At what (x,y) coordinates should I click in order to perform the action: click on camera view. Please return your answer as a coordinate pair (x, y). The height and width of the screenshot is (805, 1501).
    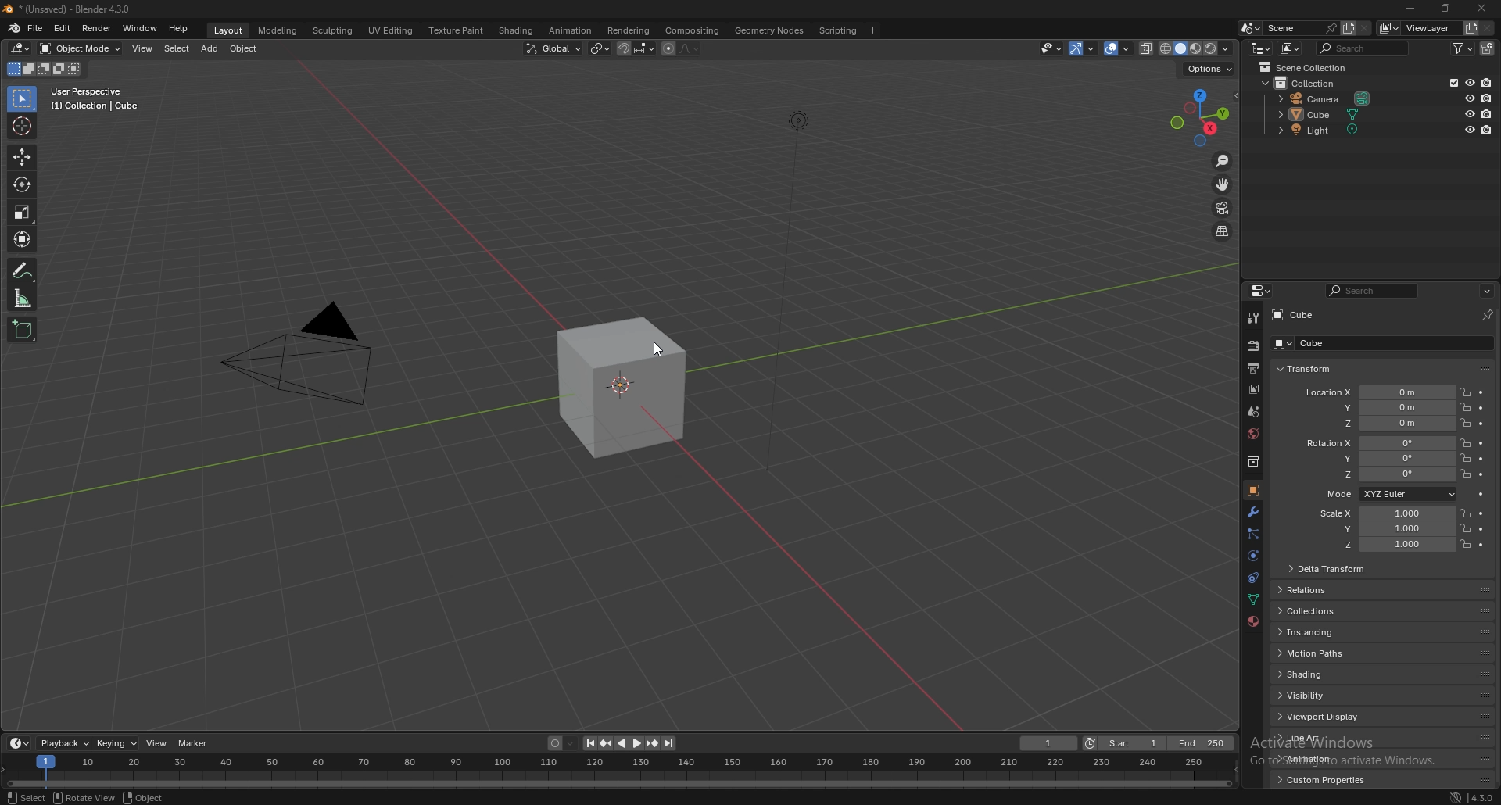
    Looking at the image, I should click on (1223, 207).